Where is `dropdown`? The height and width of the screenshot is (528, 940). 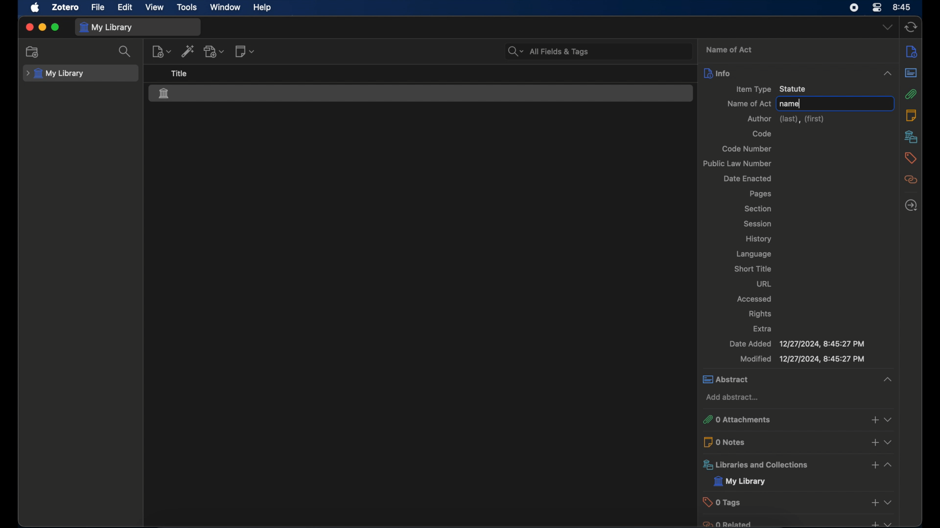
dropdown is located at coordinates (888, 522).